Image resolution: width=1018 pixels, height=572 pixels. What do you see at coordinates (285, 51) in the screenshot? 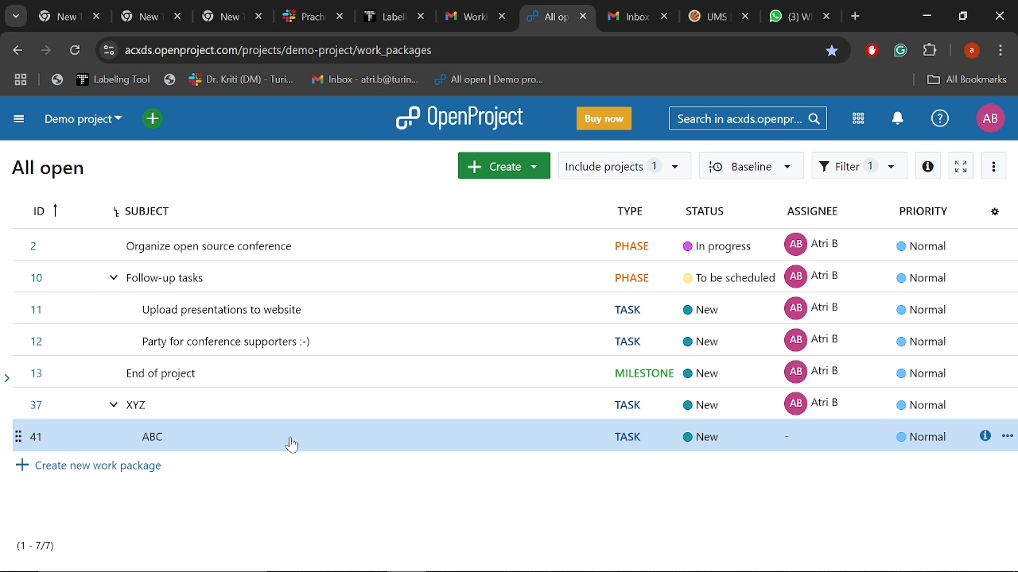
I see `Cite address` at bounding box center [285, 51].